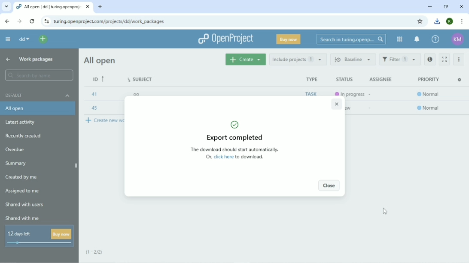 This screenshot has width=469, height=263. What do you see at coordinates (99, 79) in the screenshot?
I see `ID` at bounding box center [99, 79].